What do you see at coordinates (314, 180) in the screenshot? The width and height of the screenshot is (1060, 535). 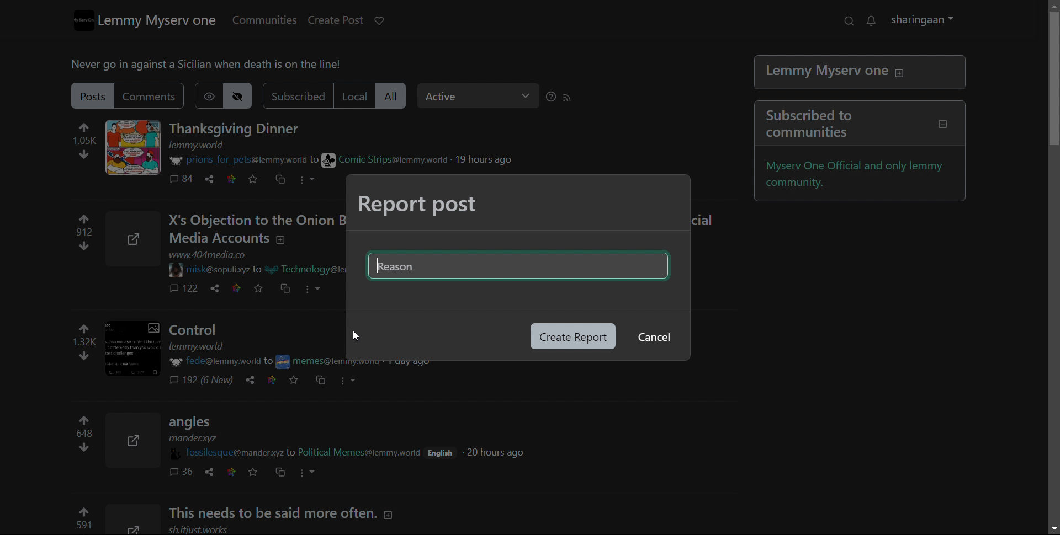 I see `options` at bounding box center [314, 180].